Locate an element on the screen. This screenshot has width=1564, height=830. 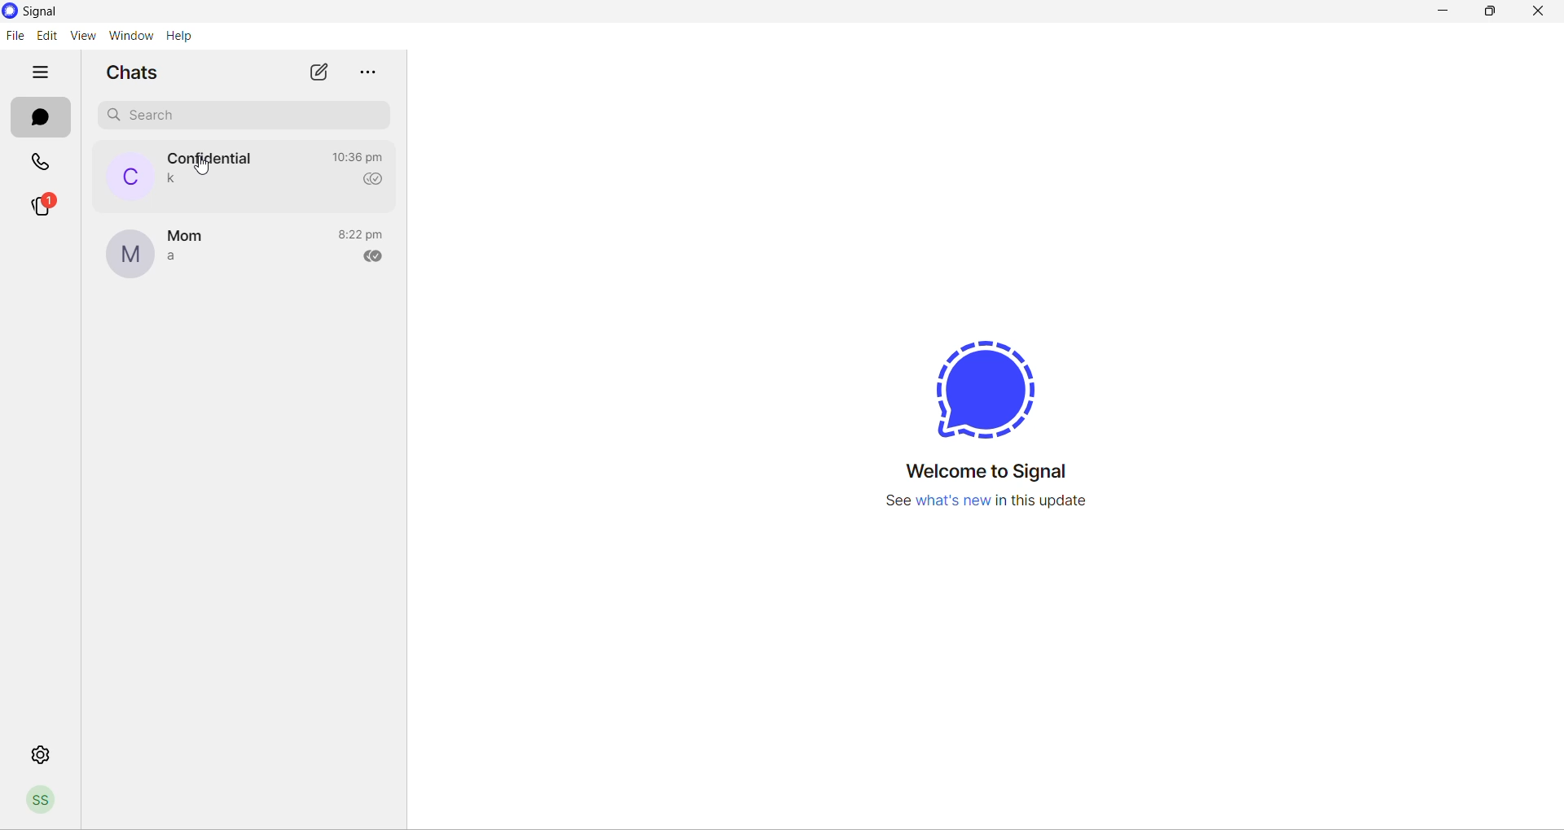
close is located at coordinates (1543, 16).